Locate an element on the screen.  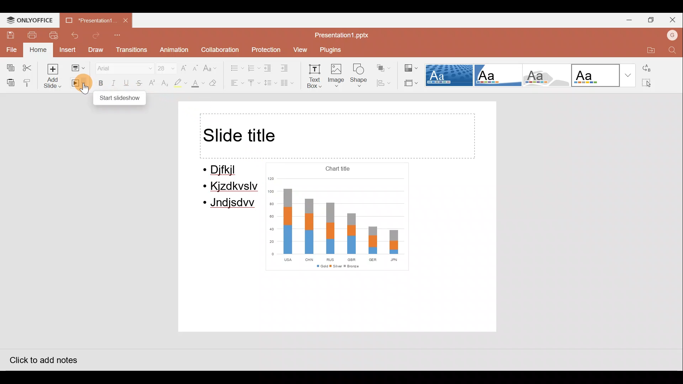
Start slideshow is located at coordinates (77, 84).